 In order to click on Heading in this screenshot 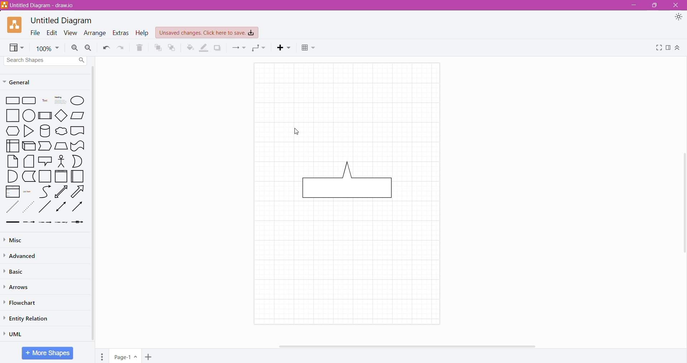, I will do `click(59, 101)`.